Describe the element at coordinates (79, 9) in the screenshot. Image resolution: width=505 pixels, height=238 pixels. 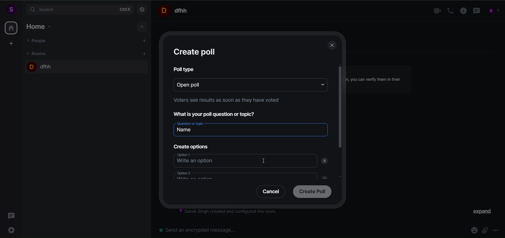
I see `search bar` at that location.